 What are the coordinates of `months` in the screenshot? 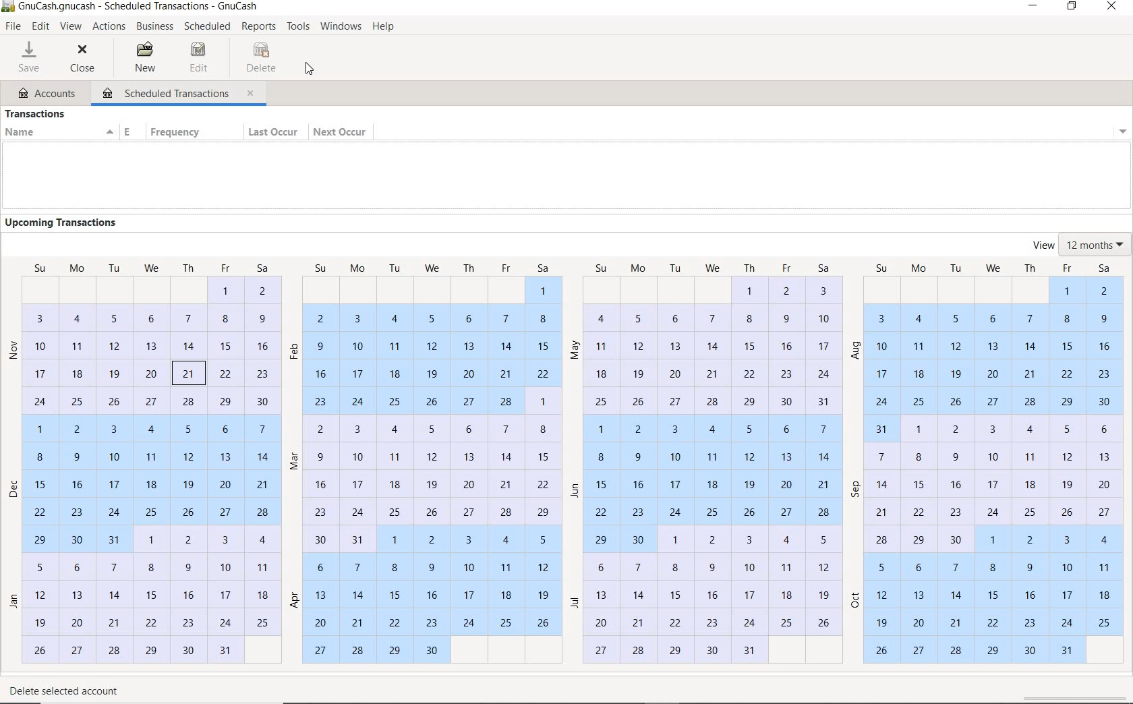 It's located at (573, 475).